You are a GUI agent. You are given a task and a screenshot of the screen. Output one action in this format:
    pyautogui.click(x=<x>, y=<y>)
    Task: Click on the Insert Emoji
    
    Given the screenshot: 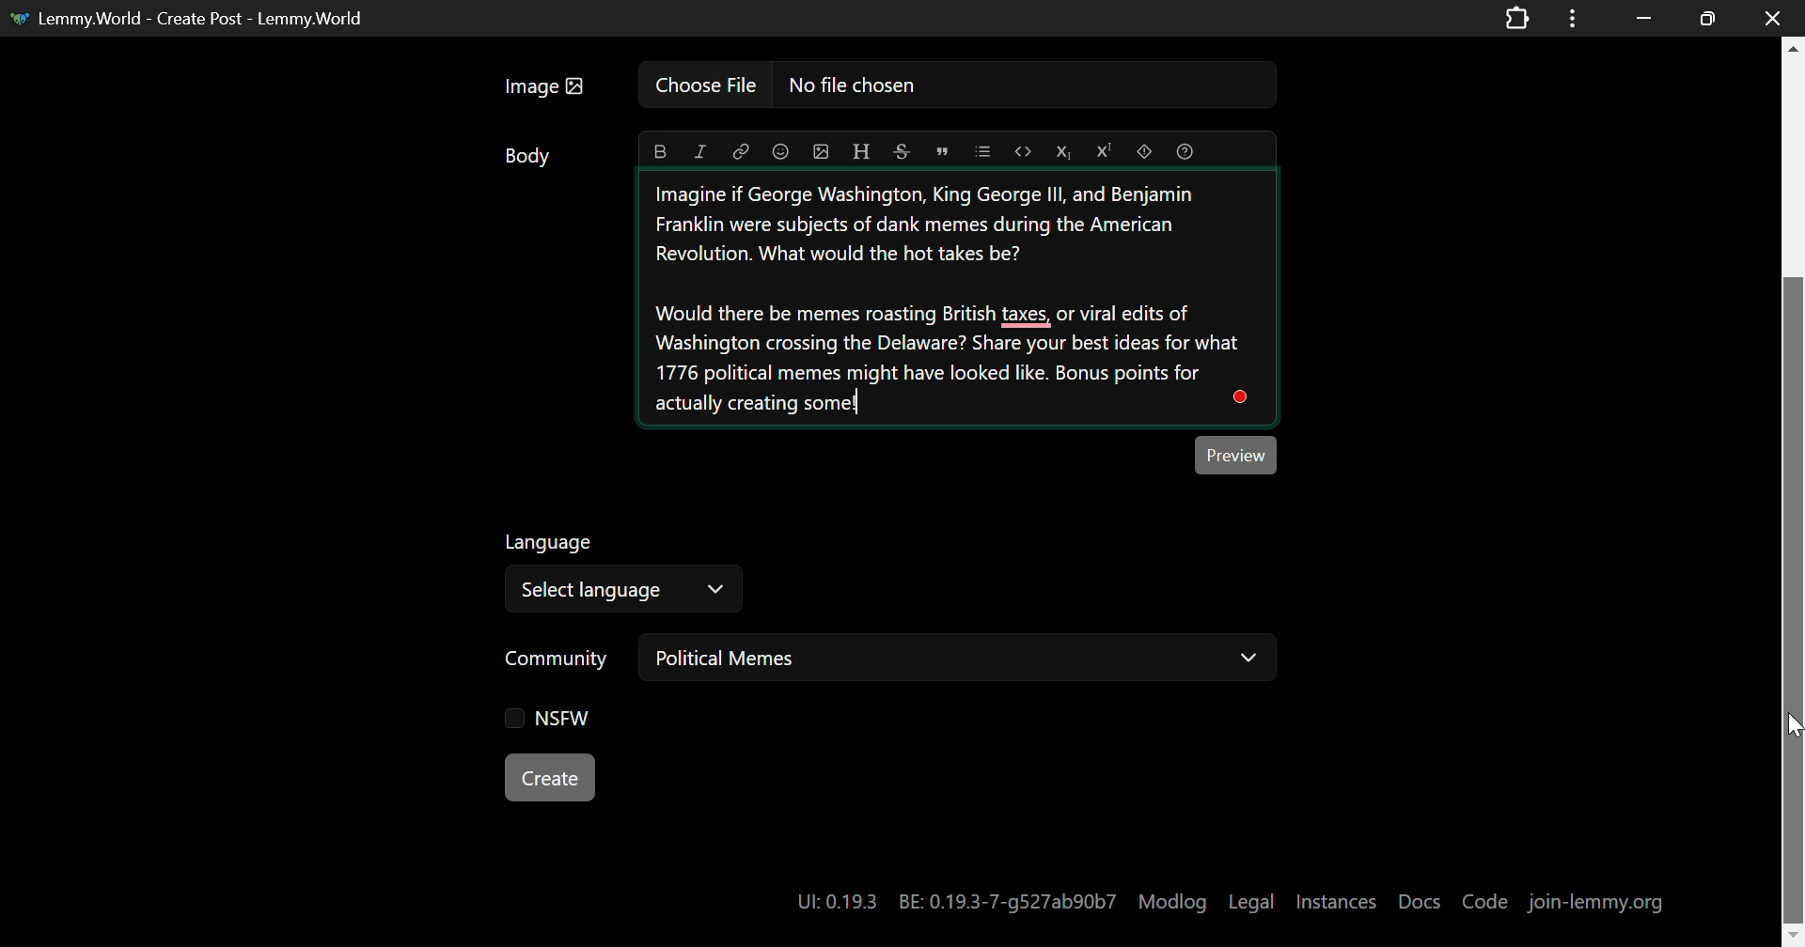 What is the action you would take?
    pyautogui.click(x=782, y=153)
    